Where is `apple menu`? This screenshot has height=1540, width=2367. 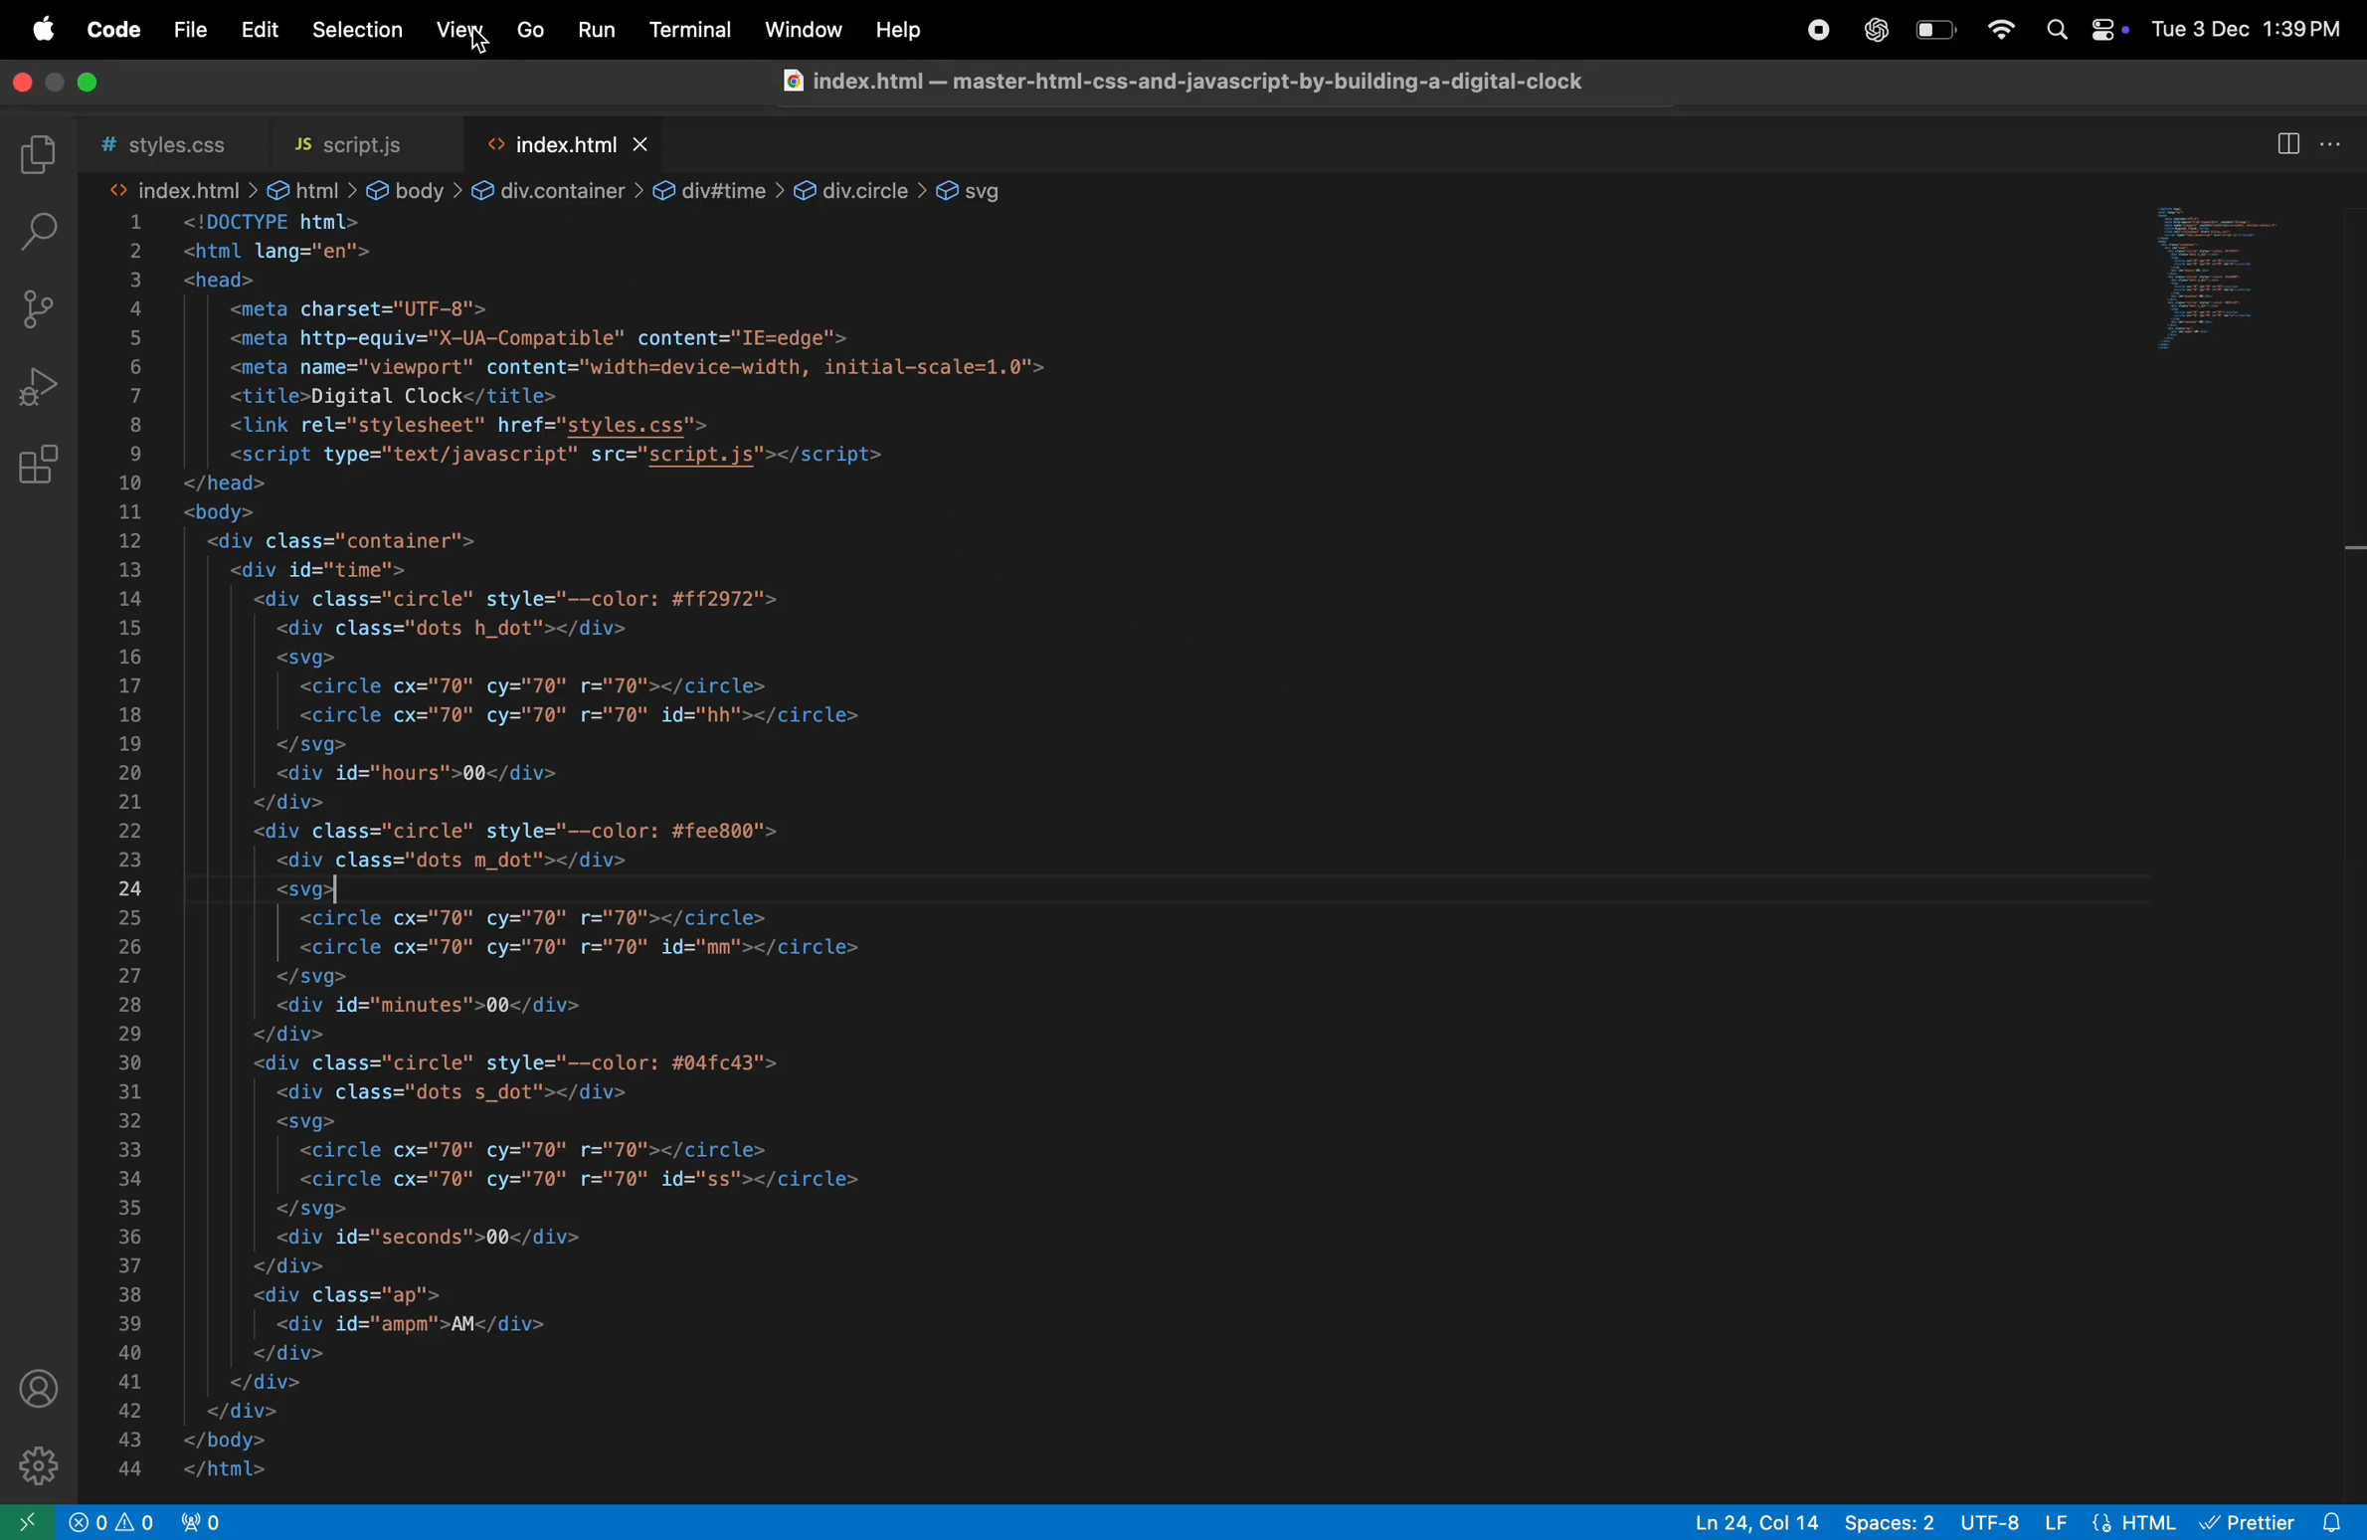 apple menu is located at coordinates (41, 30).